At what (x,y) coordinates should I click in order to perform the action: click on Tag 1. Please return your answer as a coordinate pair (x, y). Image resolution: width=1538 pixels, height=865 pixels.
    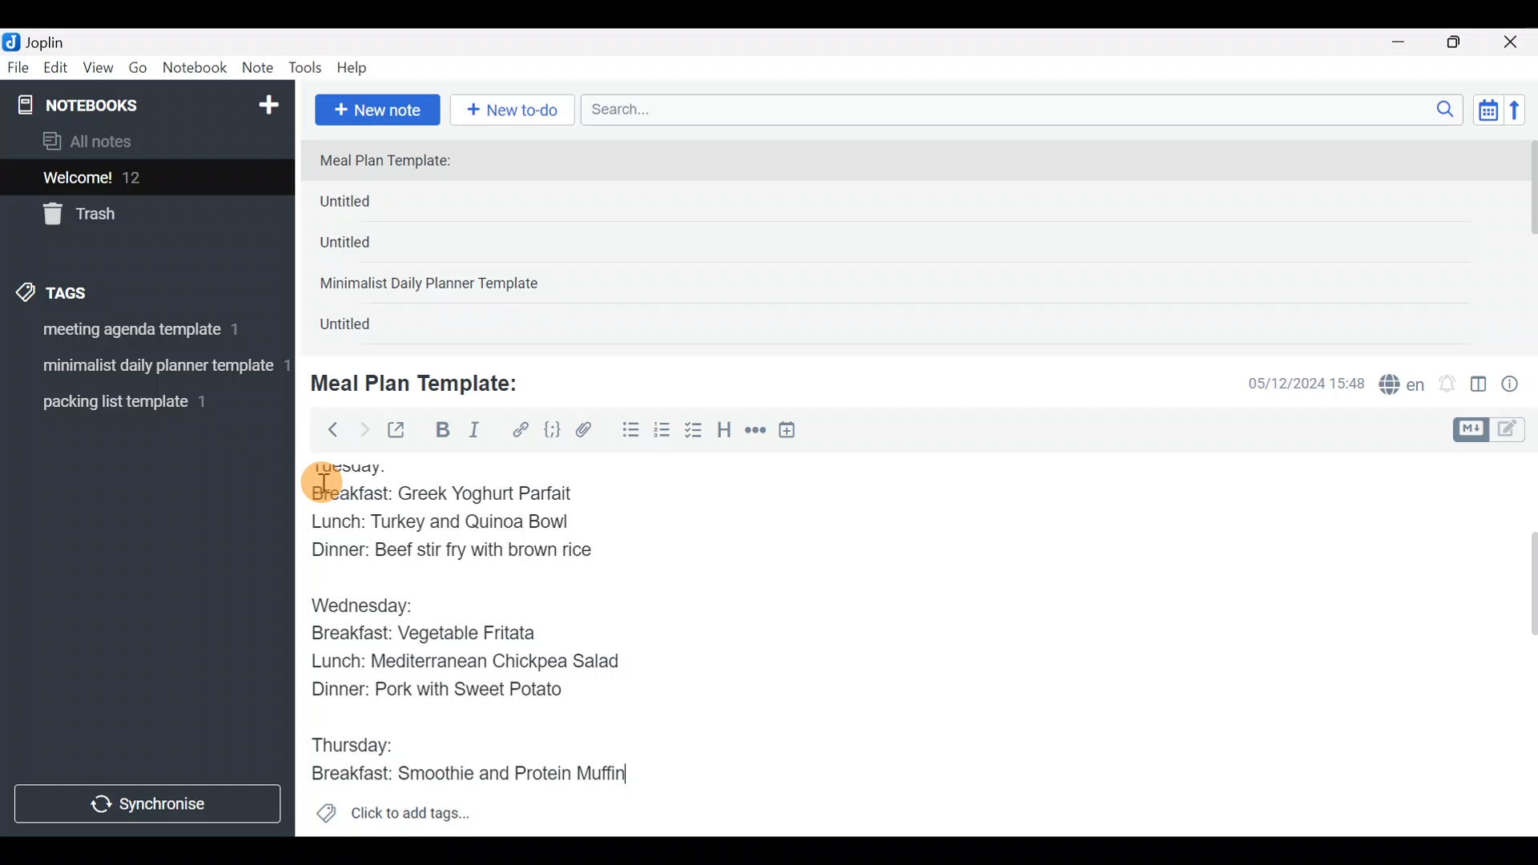
    Looking at the image, I should click on (143, 334).